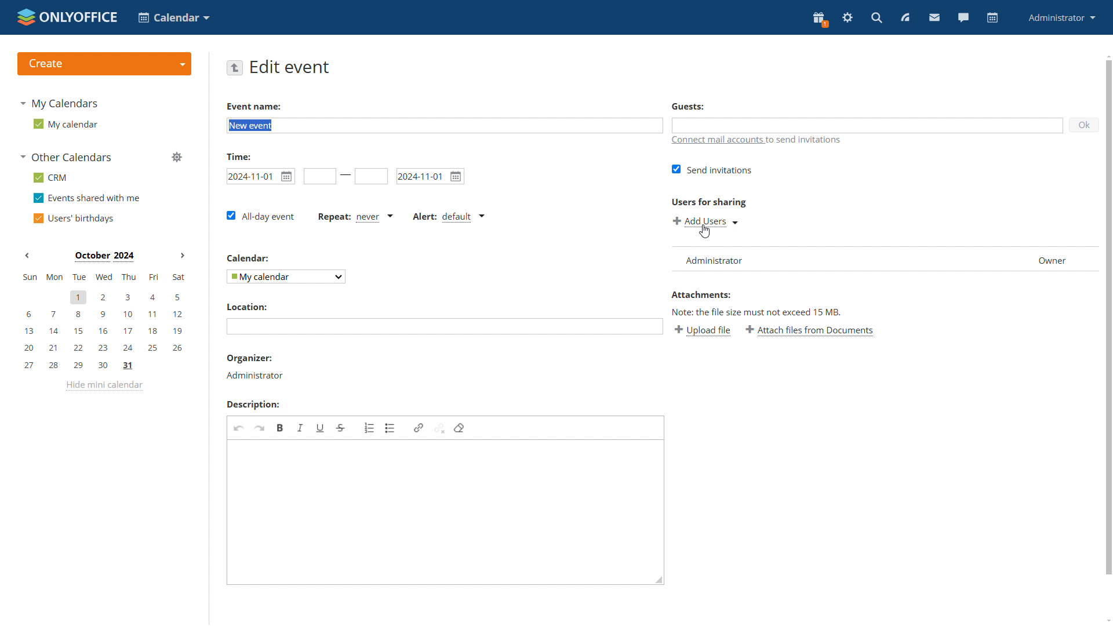  I want to click on italic, so click(300, 427).